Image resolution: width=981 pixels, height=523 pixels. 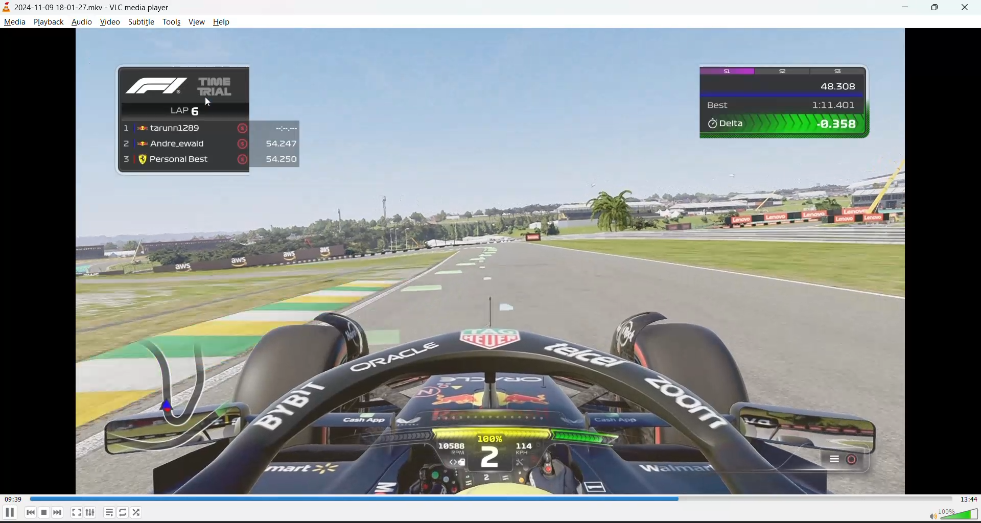 I want to click on view, so click(x=198, y=23).